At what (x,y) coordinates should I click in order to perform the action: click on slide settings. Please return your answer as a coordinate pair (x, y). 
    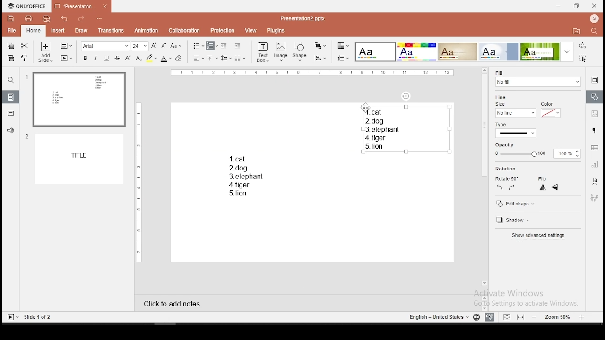
    Looking at the image, I should click on (595, 81).